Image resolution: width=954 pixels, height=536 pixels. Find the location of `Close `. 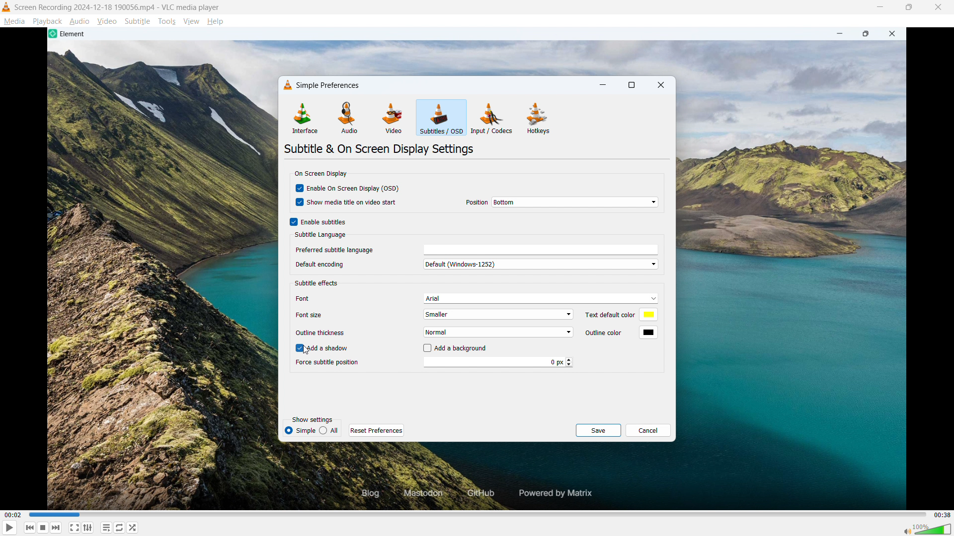

Close  is located at coordinates (938, 7).